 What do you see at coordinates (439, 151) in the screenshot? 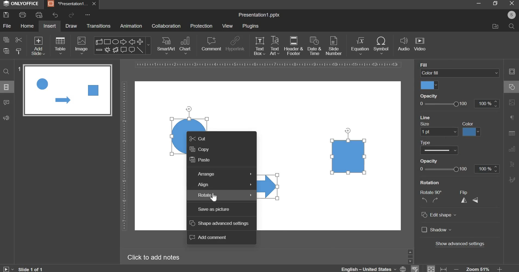
I see `line type` at bounding box center [439, 151].